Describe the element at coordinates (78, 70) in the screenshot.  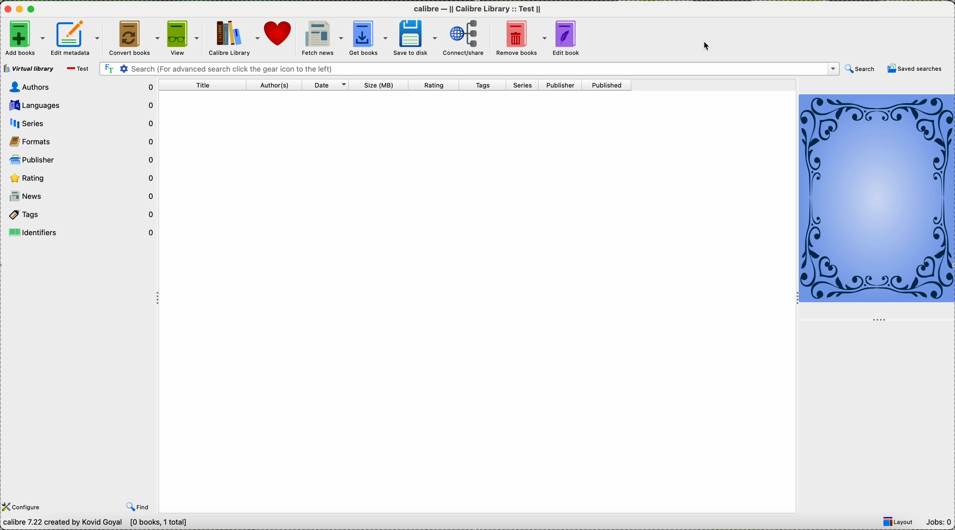
I see `new virtual library` at that location.